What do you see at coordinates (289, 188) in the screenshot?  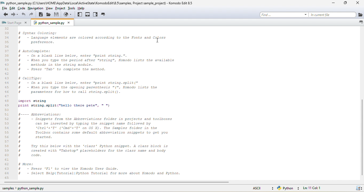 I see `python` at bounding box center [289, 188].